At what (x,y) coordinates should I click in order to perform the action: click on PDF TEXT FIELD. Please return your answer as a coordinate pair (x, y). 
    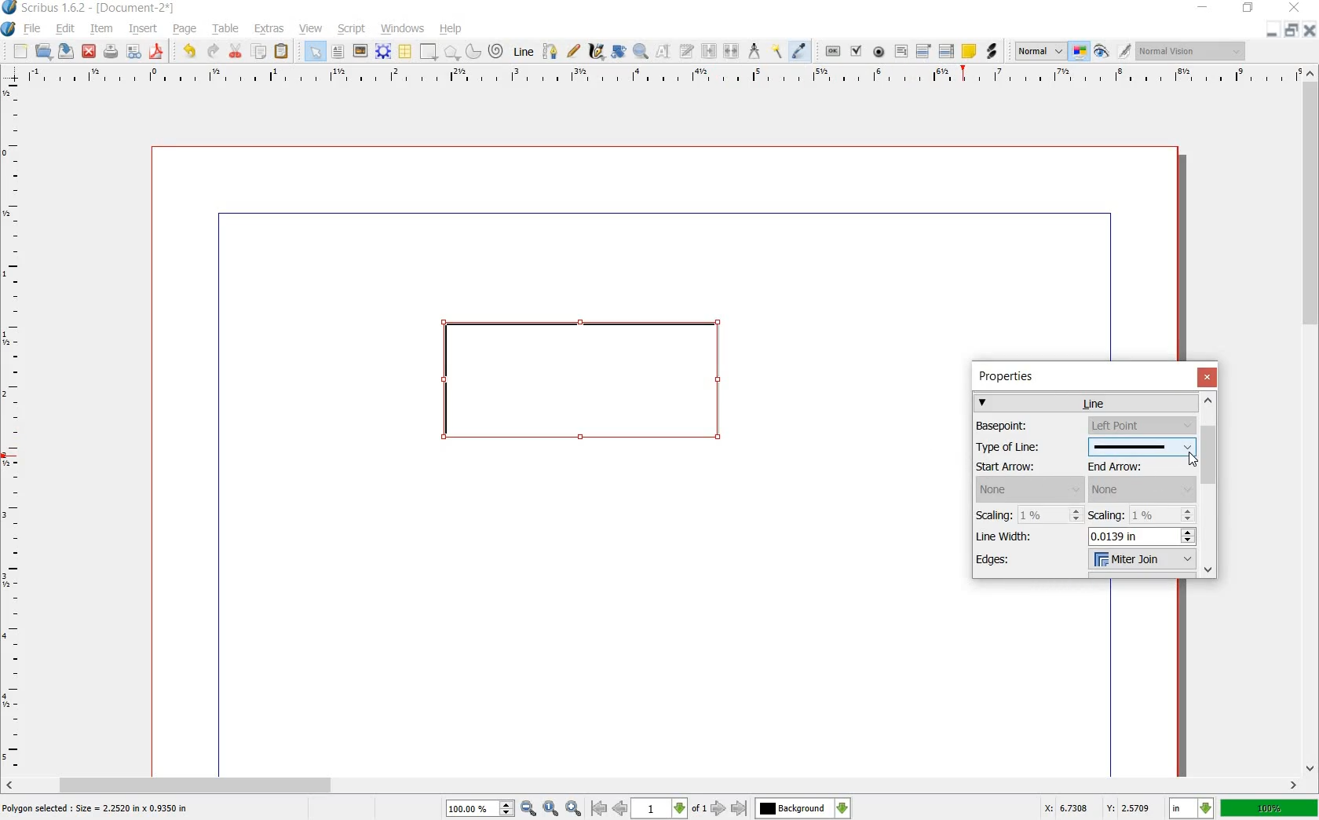
    Looking at the image, I should click on (901, 52).